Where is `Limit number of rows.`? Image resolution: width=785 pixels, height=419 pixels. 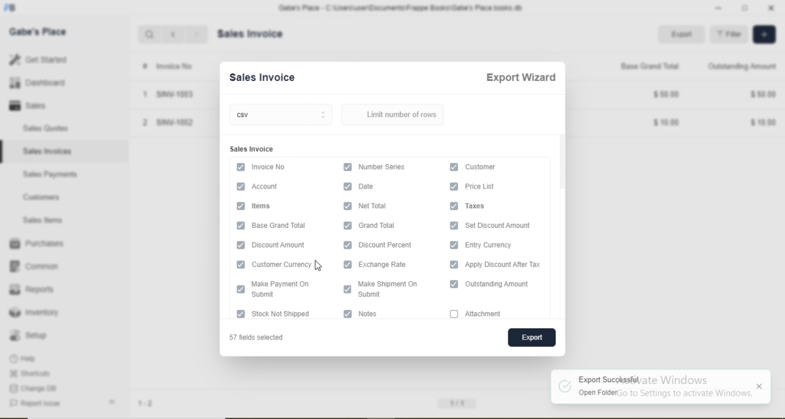
Limit number of rows. is located at coordinates (399, 115).